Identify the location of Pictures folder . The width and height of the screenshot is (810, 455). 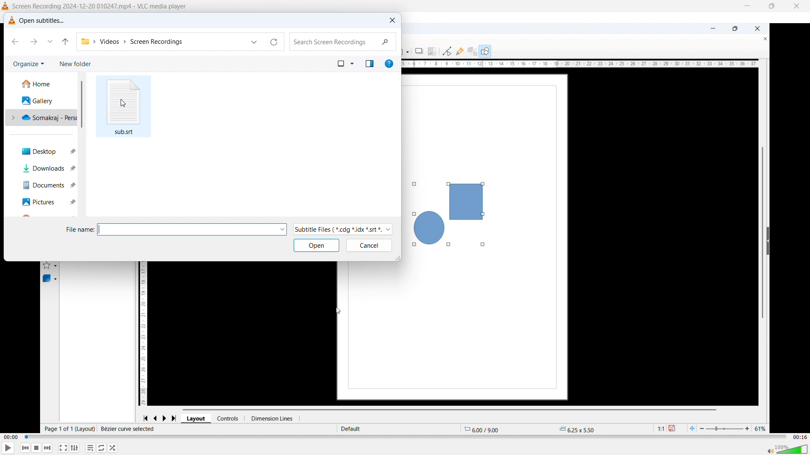
(46, 202).